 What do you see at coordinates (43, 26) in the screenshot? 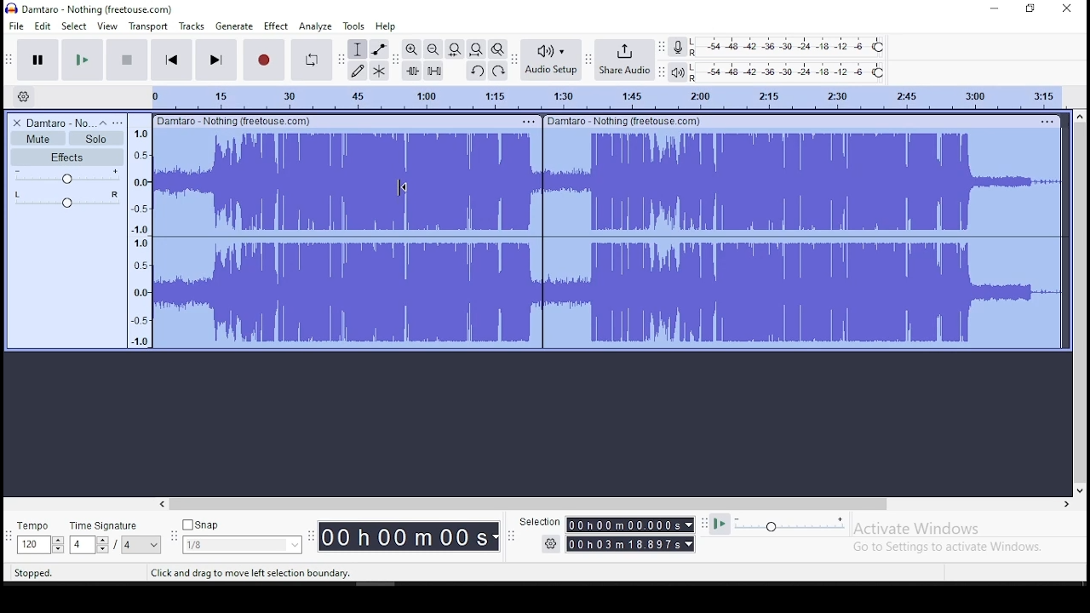
I see `edit` at bounding box center [43, 26].